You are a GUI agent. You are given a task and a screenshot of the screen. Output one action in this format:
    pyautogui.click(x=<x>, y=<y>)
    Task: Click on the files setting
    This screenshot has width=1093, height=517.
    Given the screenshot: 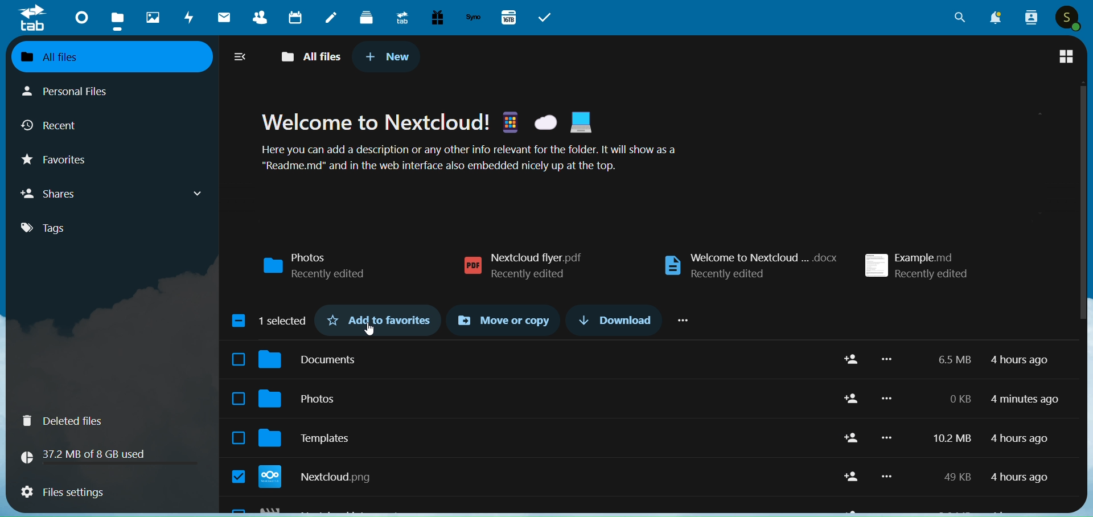 What is the action you would take?
    pyautogui.click(x=108, y=492)
    